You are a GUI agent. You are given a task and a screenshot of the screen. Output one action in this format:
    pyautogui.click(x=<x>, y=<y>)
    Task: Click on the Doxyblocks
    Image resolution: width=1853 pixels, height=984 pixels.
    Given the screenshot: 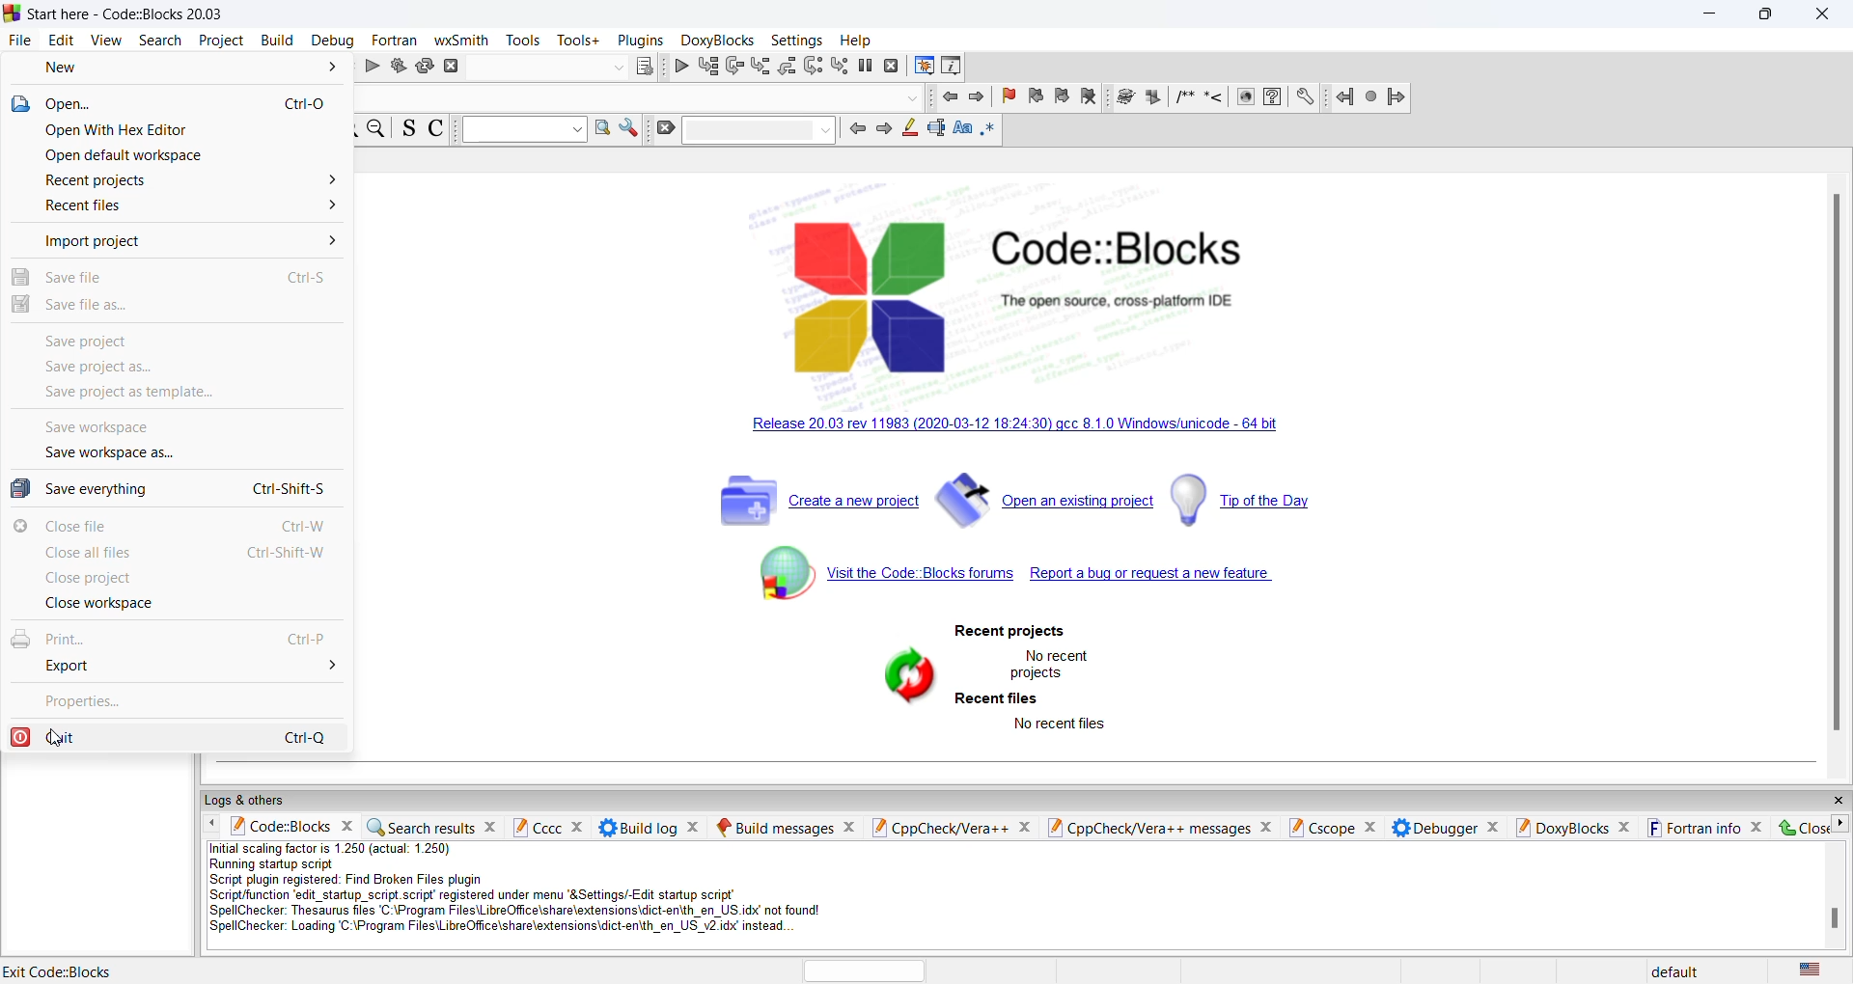 What is the action you would take?
    pyautogui.click(x=716, y=40)
    